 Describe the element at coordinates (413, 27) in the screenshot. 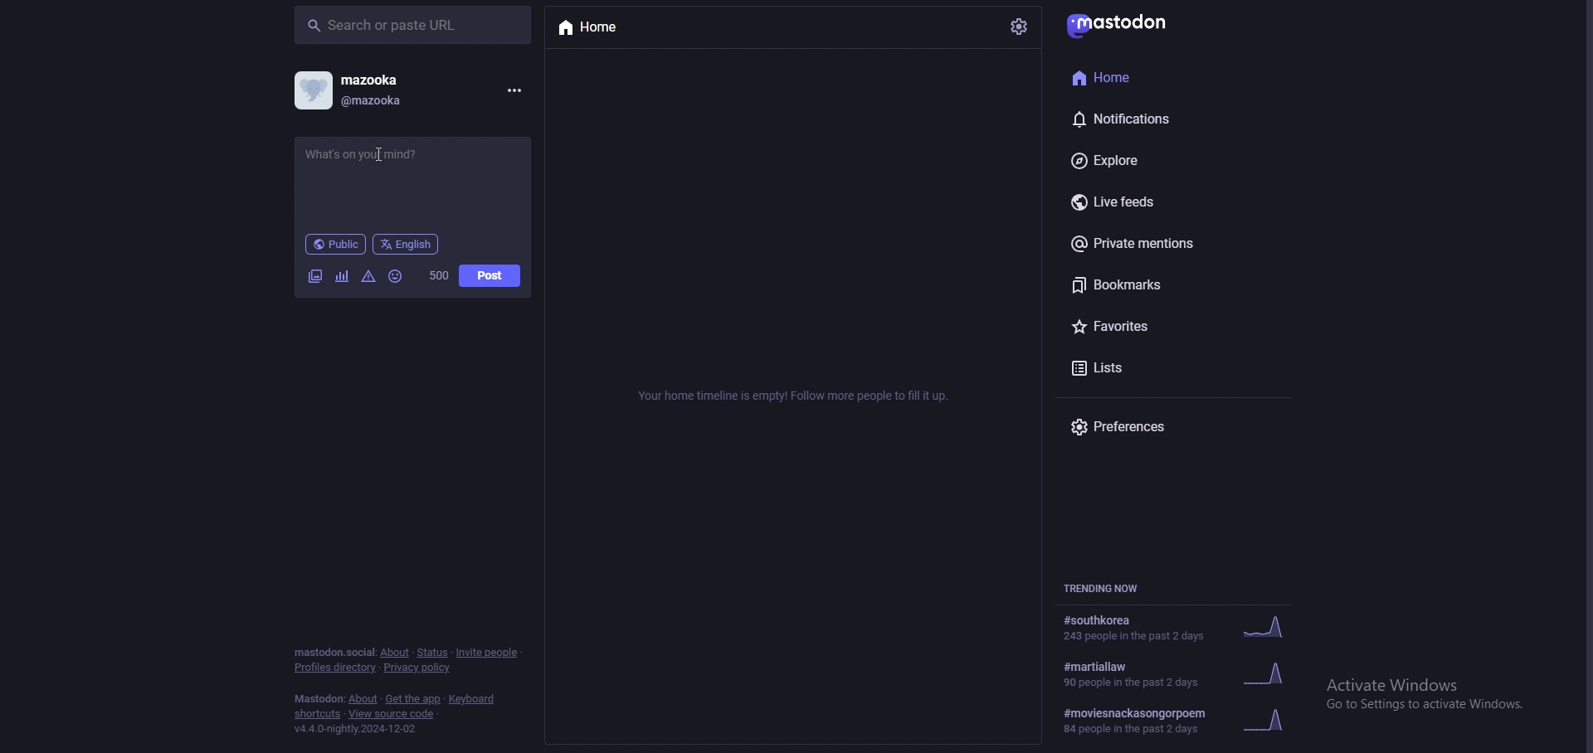

I see `search bar` at that location.